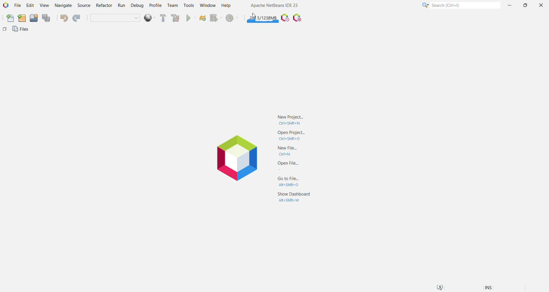 This screenshot has height=292, width=549. What do you see at coordinates (85, 5) in the screenshot?
I see `Source` at bounding box center [85, 5].